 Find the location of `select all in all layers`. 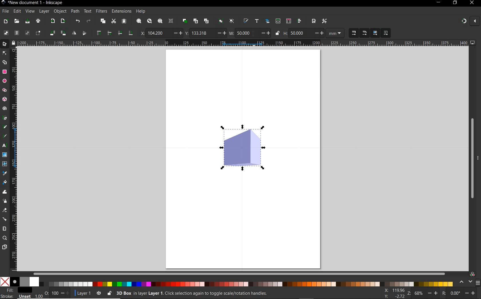

select all in all layers is located at coordinates (16, 33).